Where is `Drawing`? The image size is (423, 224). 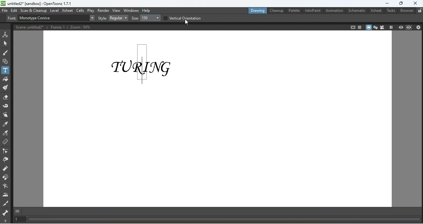 Drawing is located at coordinates (257, 11).